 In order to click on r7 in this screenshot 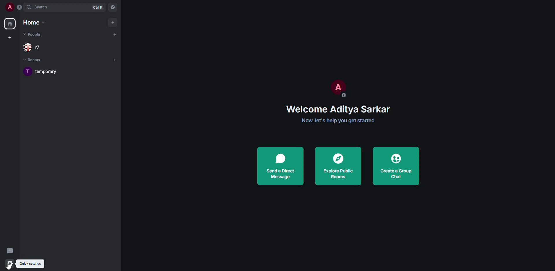, I will do `click(32, 46)`.